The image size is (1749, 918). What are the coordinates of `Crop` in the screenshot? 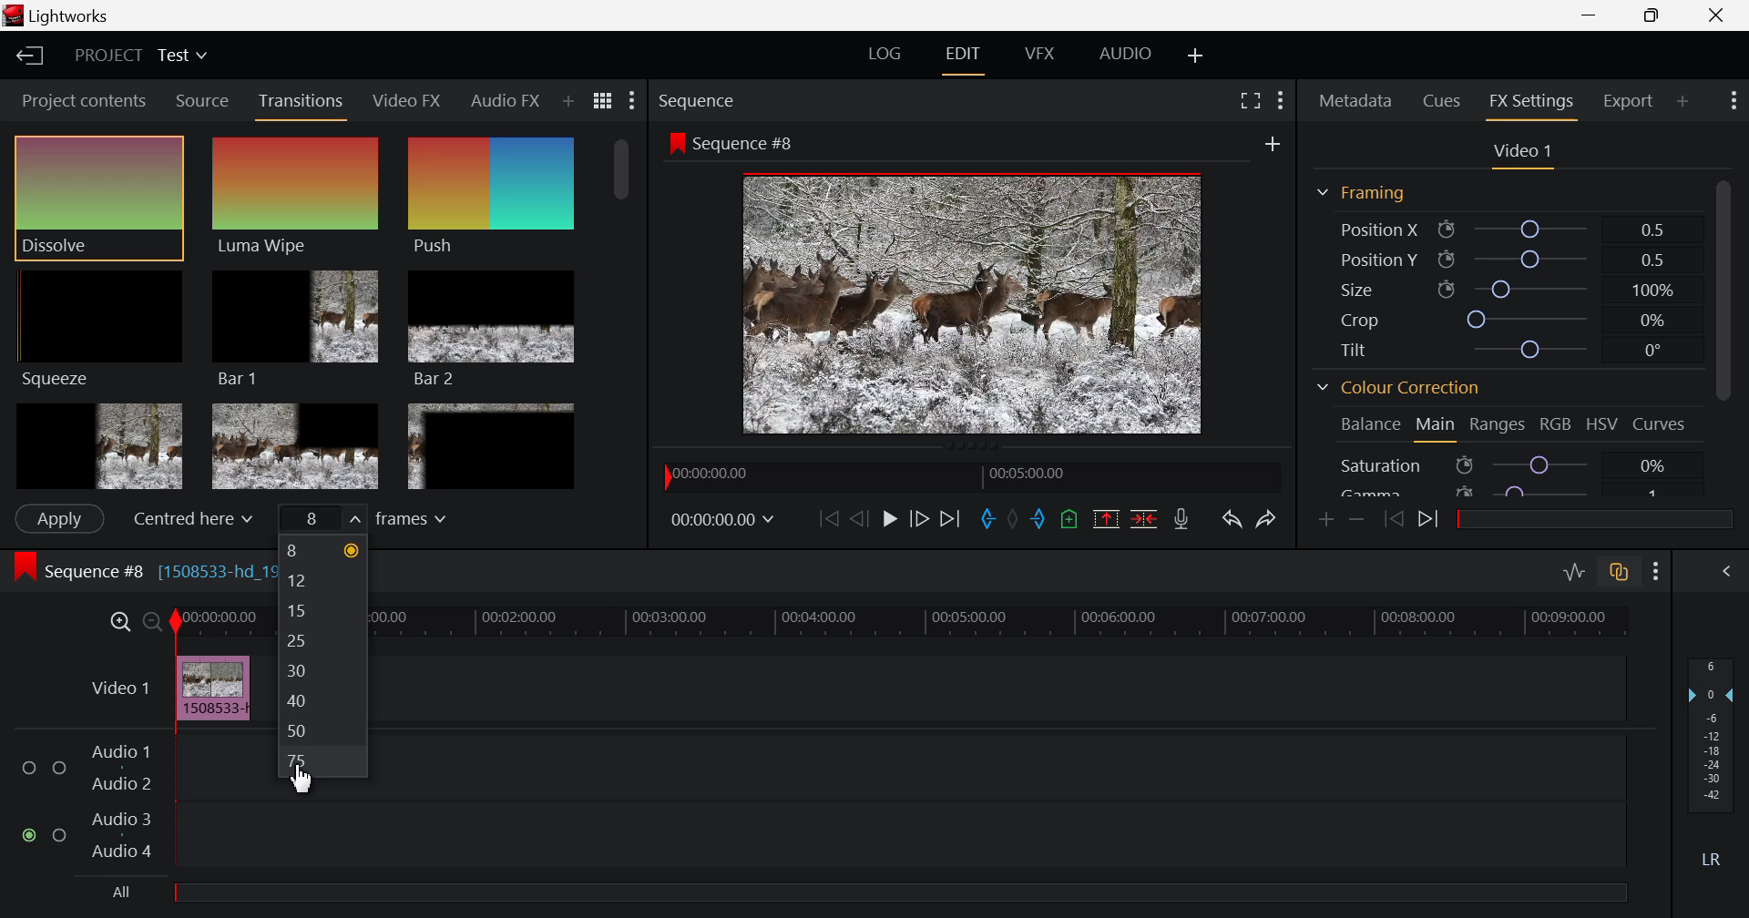 It's located at (1498, 318).